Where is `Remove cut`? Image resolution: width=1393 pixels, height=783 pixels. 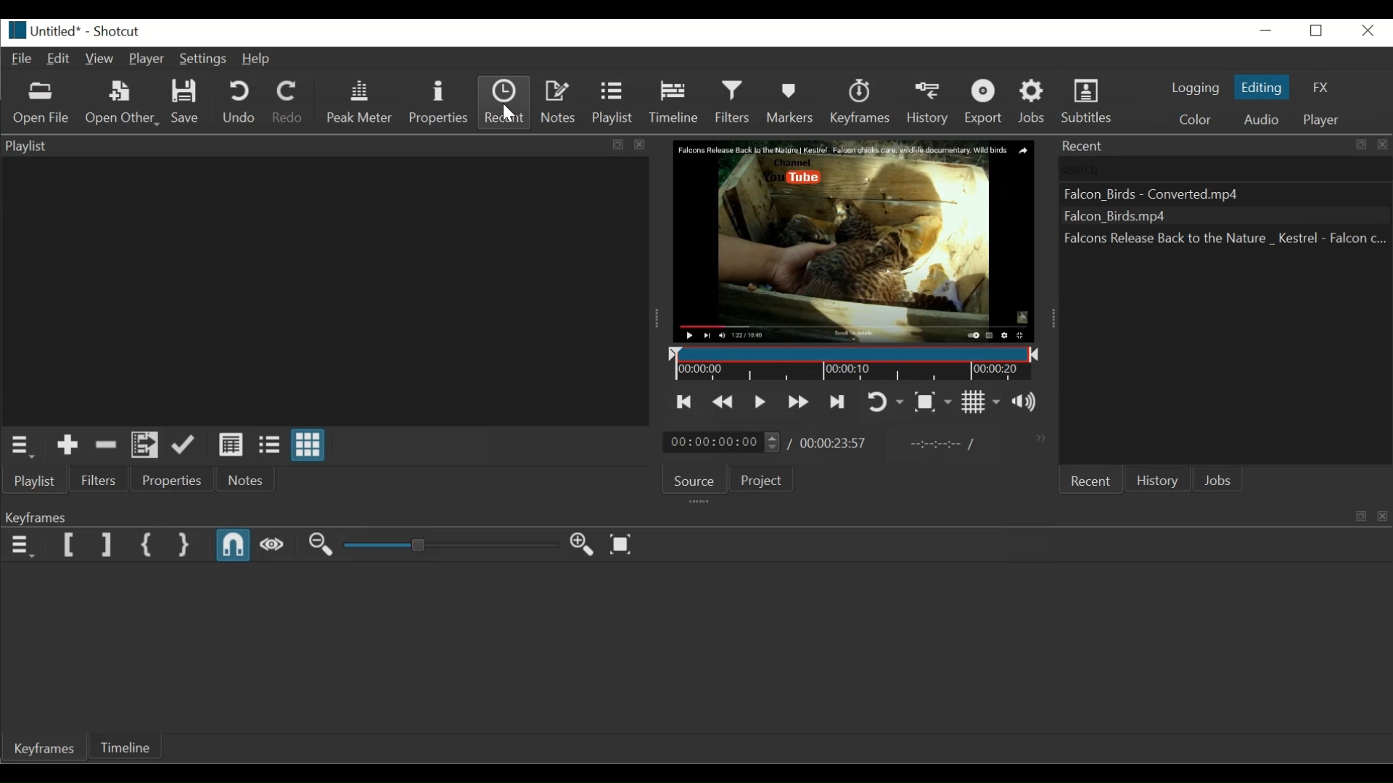 Remove cut is located at coordinates (106, 444).